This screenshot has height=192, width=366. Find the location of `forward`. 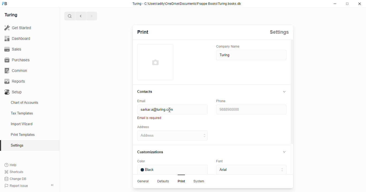

forward is located at coordinates (91, 16).